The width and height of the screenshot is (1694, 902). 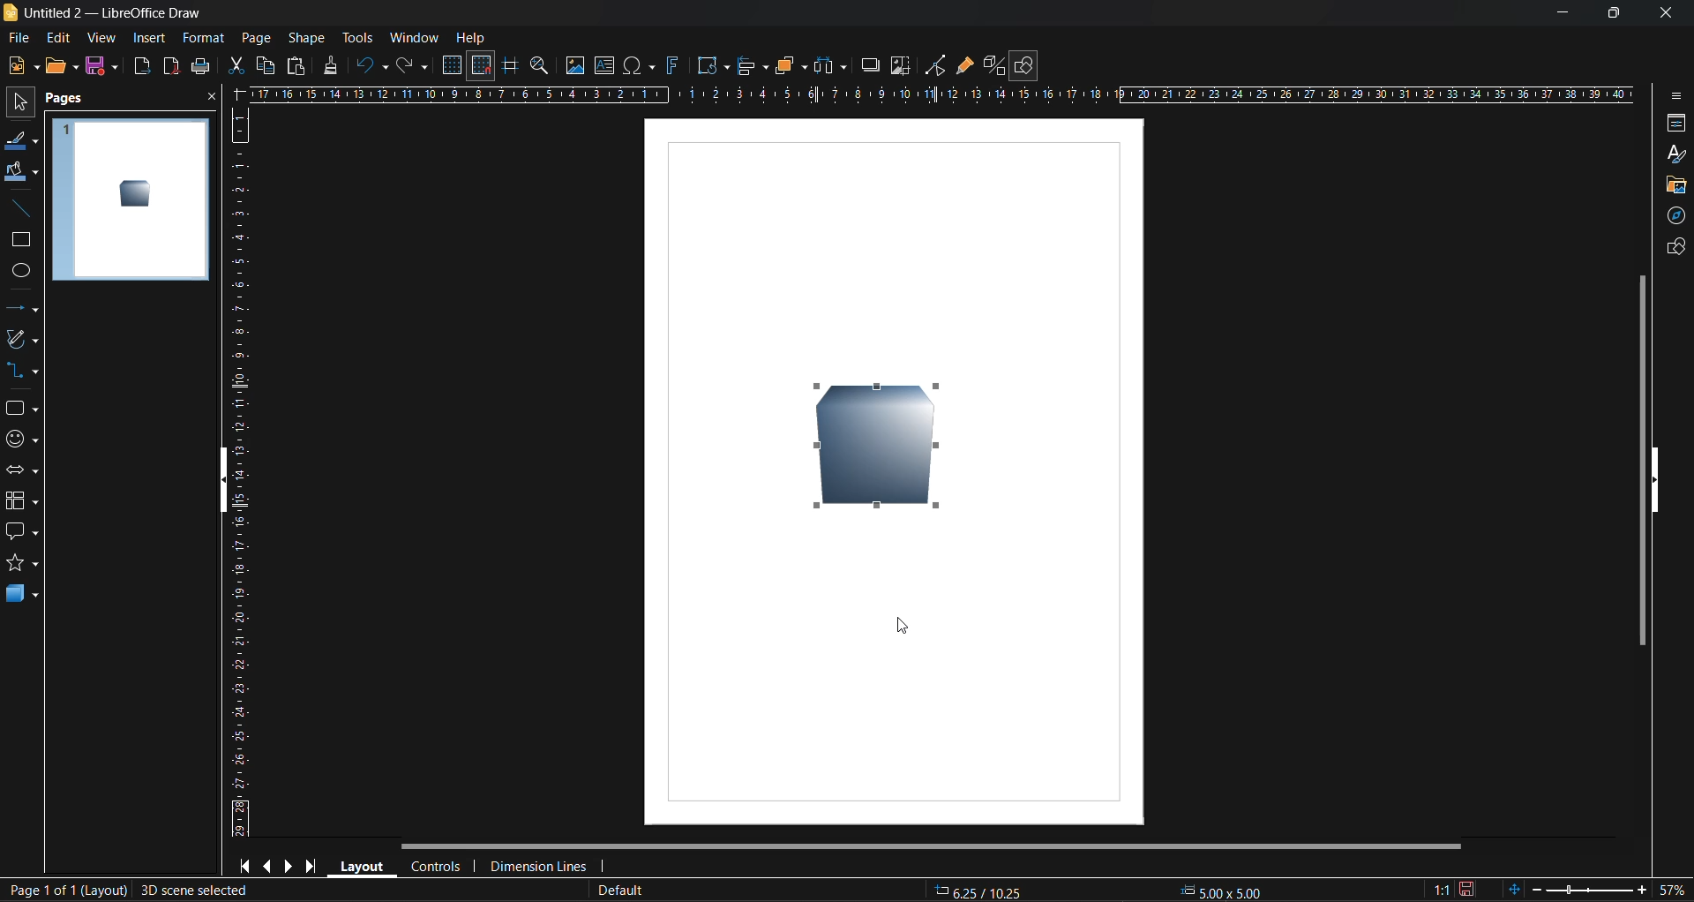 I want to click on select, so click(x=16, y=105).